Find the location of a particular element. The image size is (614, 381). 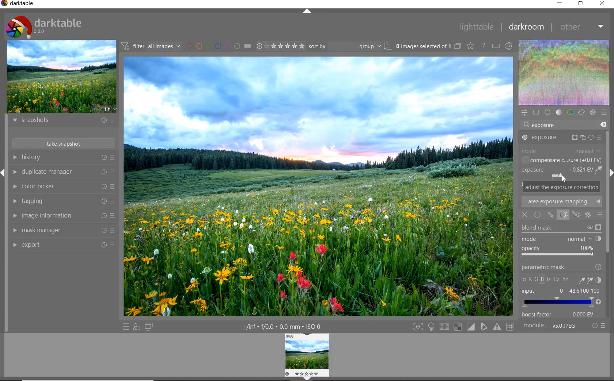

expand grouped images is located at coordinates (428, 47).